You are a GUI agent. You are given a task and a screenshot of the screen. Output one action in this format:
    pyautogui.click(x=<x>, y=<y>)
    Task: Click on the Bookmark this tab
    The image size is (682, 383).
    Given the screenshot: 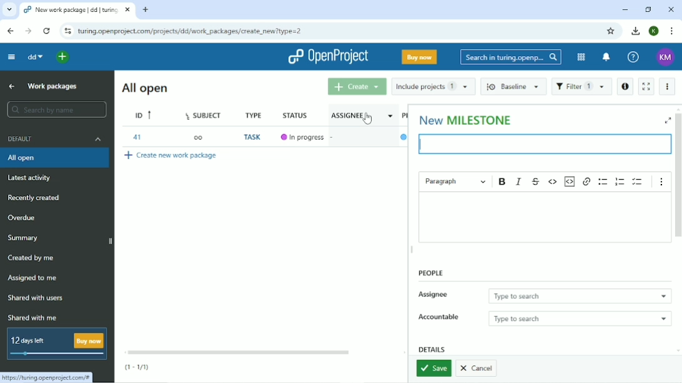 What is the action you would take?
    pyautogui.click(x=610, y=31)
    